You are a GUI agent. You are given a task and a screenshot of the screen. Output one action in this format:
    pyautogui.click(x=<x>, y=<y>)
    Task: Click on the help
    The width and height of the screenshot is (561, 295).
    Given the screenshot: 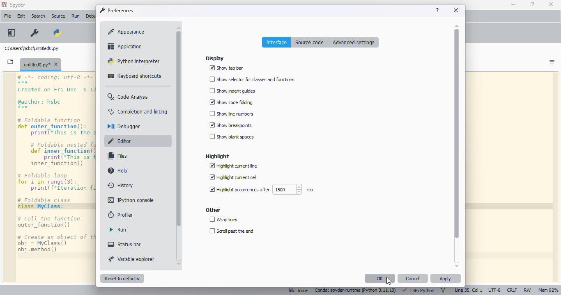 What is the action you would take?
    pyautogui.click(x=119, y=170)
    